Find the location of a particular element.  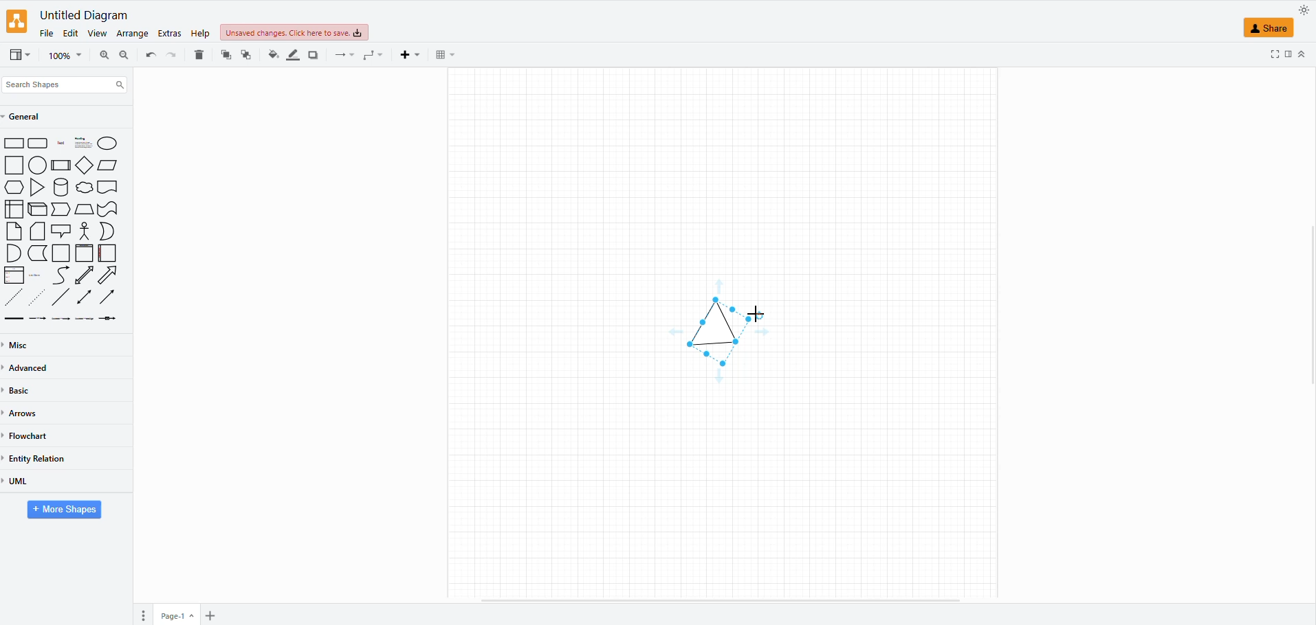

Two sided bordered Arrow is located at coordinates (84, 275).